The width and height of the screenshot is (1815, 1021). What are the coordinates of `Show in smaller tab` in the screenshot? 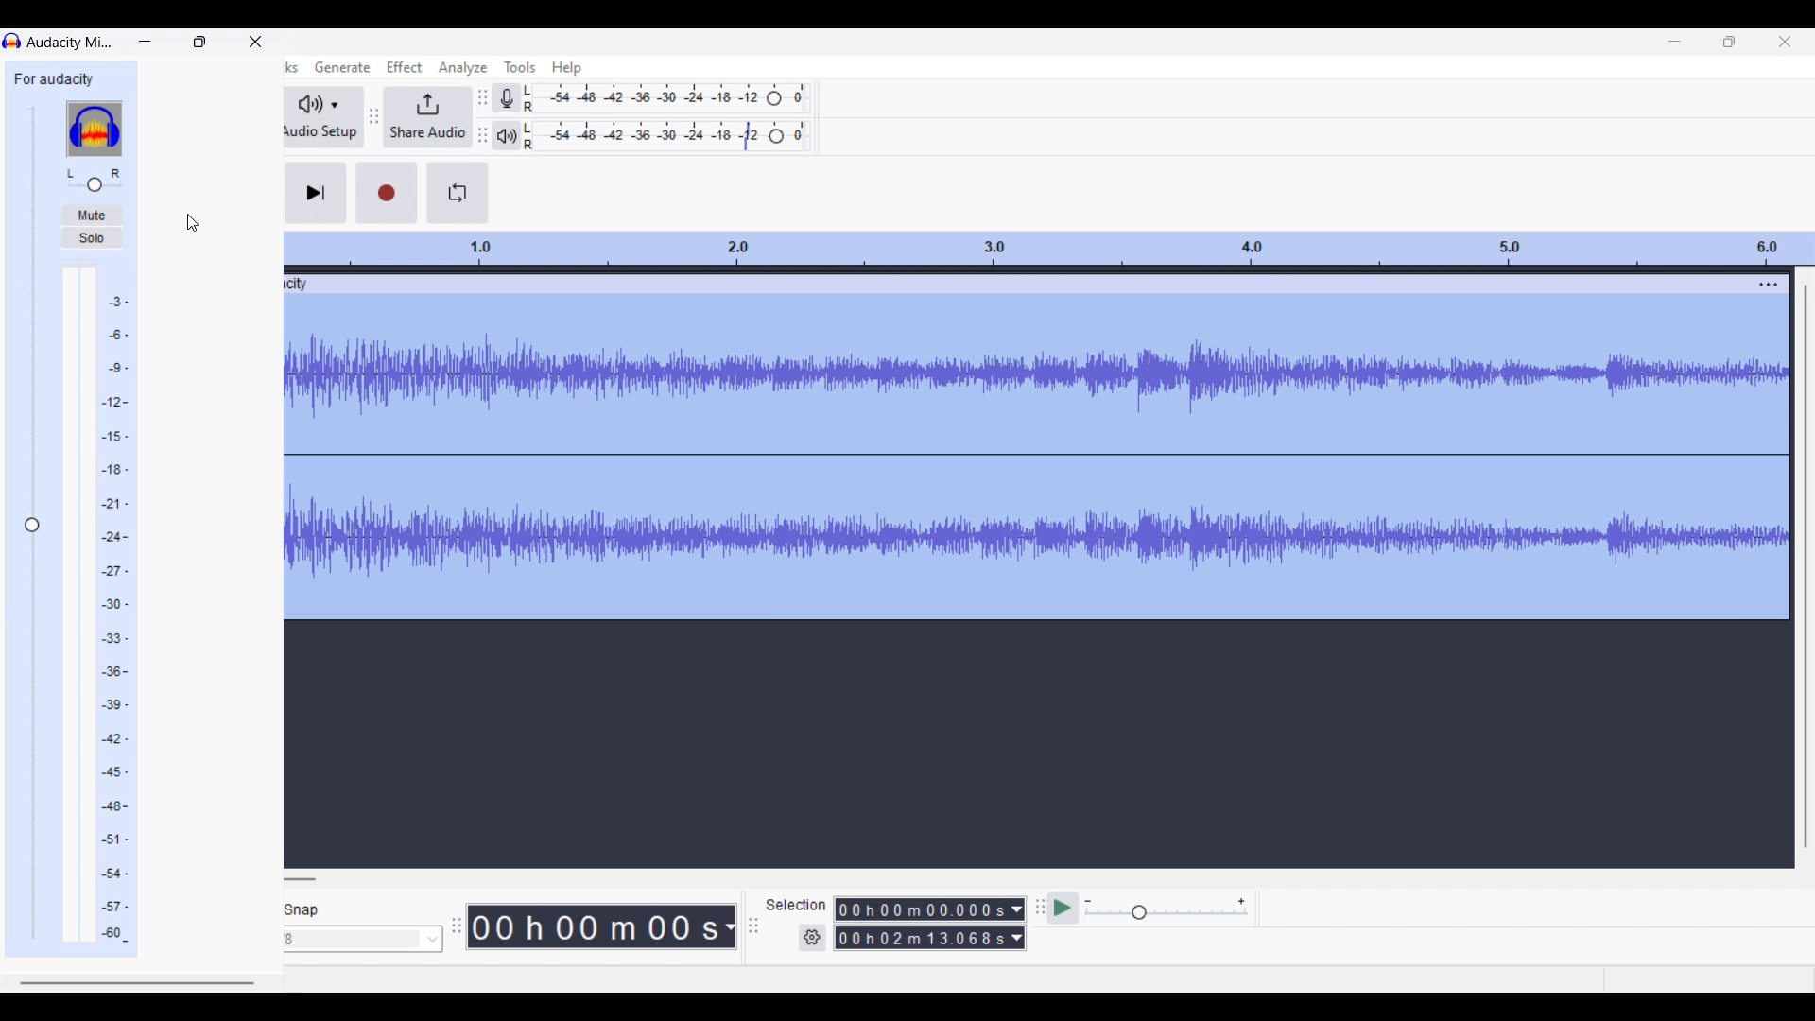 It's located at (1730, 42).